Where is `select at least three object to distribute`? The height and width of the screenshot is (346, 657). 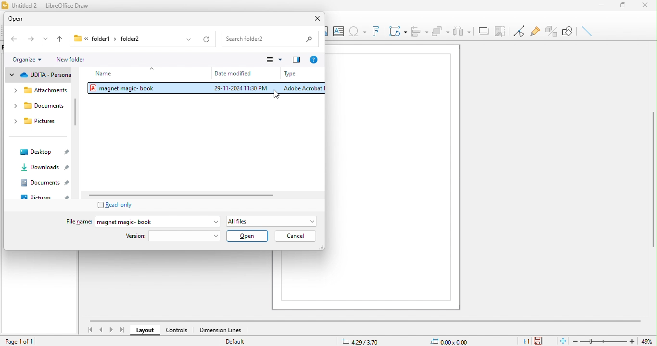 select at least three object to distribute is located at coordinates (463, 30).